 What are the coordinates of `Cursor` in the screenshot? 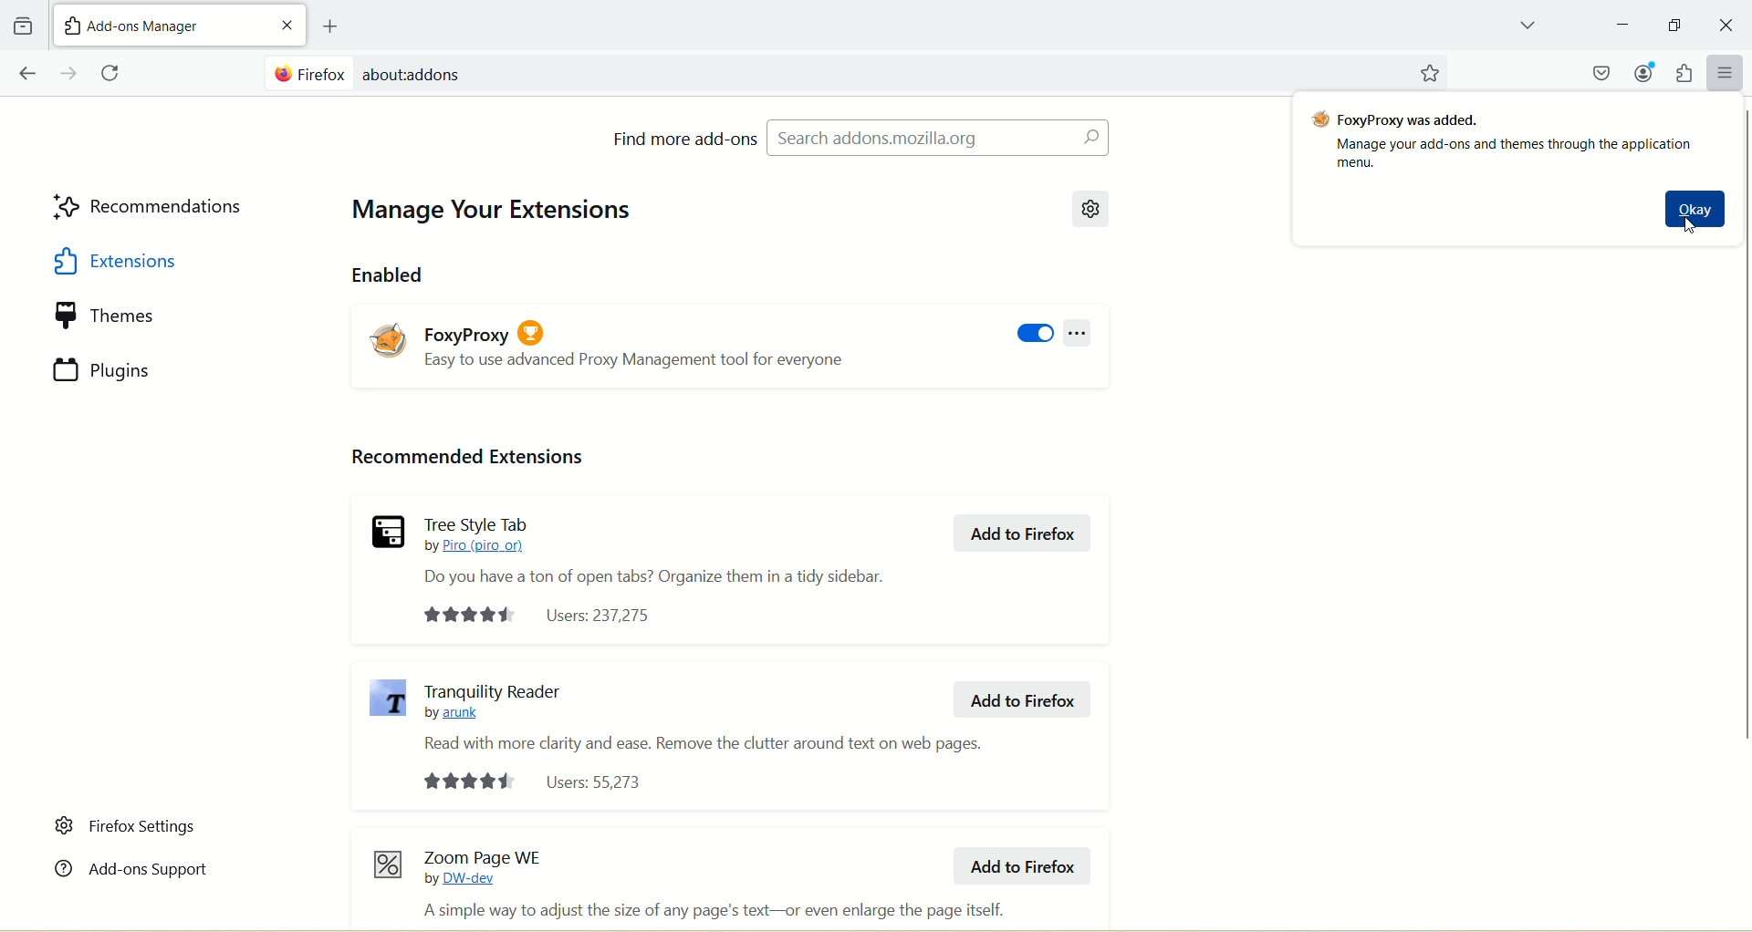 It's located at (1692, 226).